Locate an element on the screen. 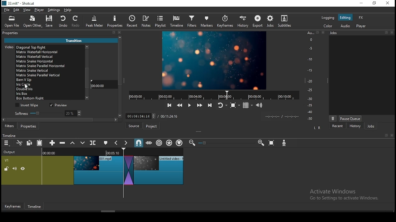 The height and width of the screenshot is (222, 396). zoom timeline in is located at coordinates (261, 143).